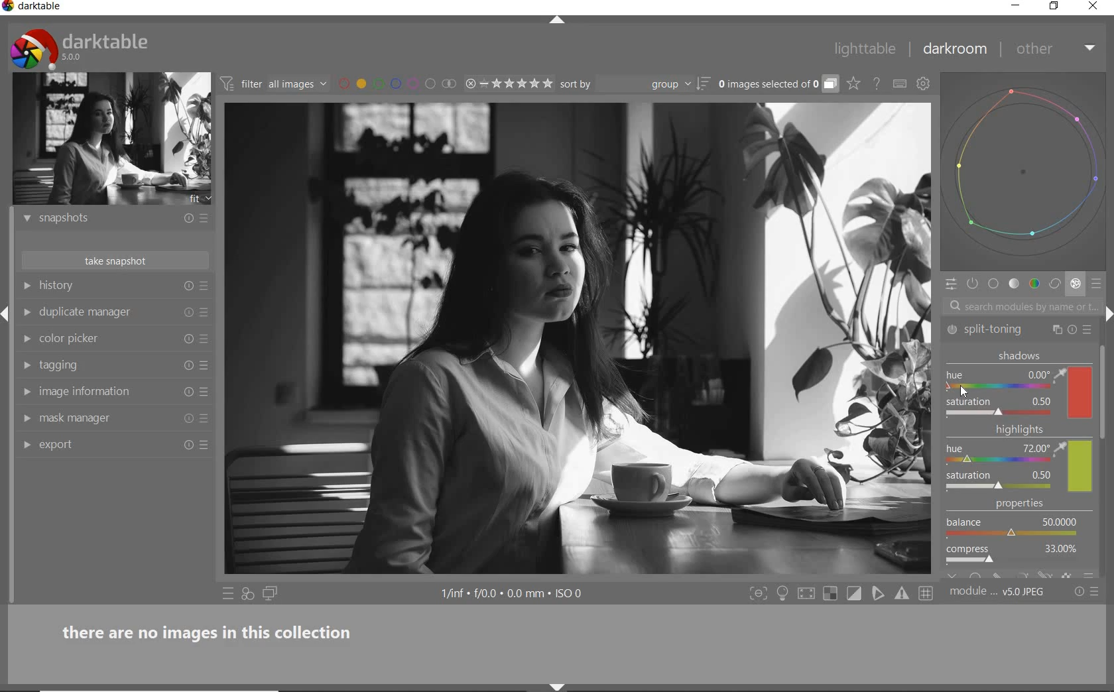 Image resolution: width=1114 pixels, height=692 pixels. I want to click on set keyboard shortcuts, so click(900, 84).